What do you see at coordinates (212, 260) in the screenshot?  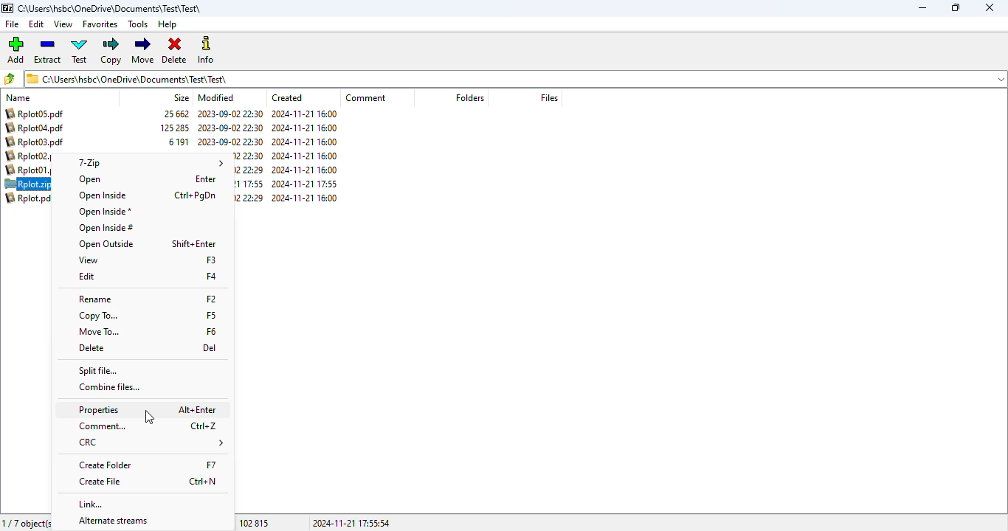 I see `shortcut for view` at bounding box center [212, 260].